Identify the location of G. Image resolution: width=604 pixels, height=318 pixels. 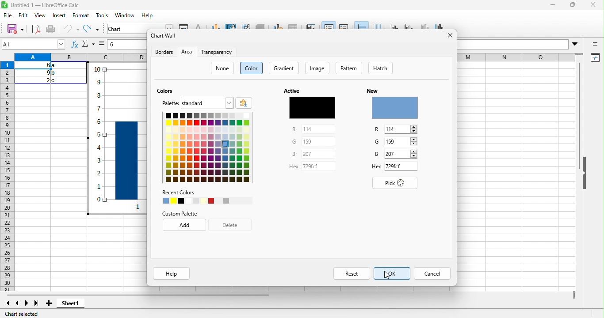
(292, 141).